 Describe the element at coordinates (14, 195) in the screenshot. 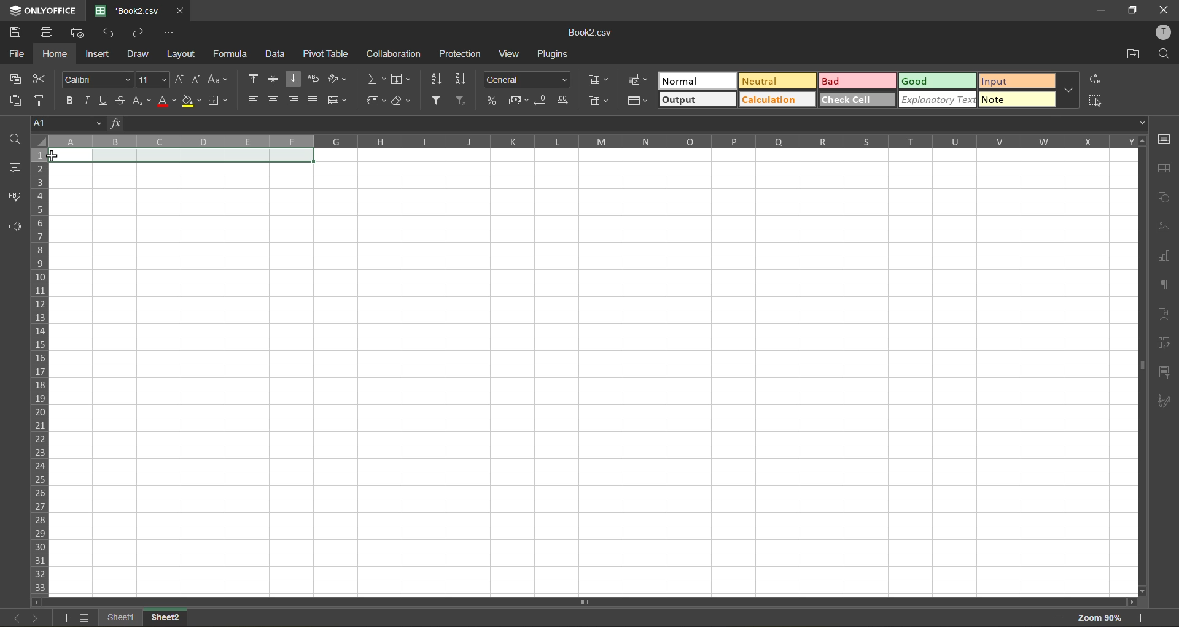

I see `spell check` at that location.